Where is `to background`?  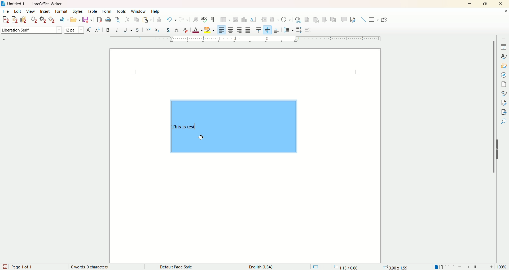
to background is located at coordinates (134, 30).